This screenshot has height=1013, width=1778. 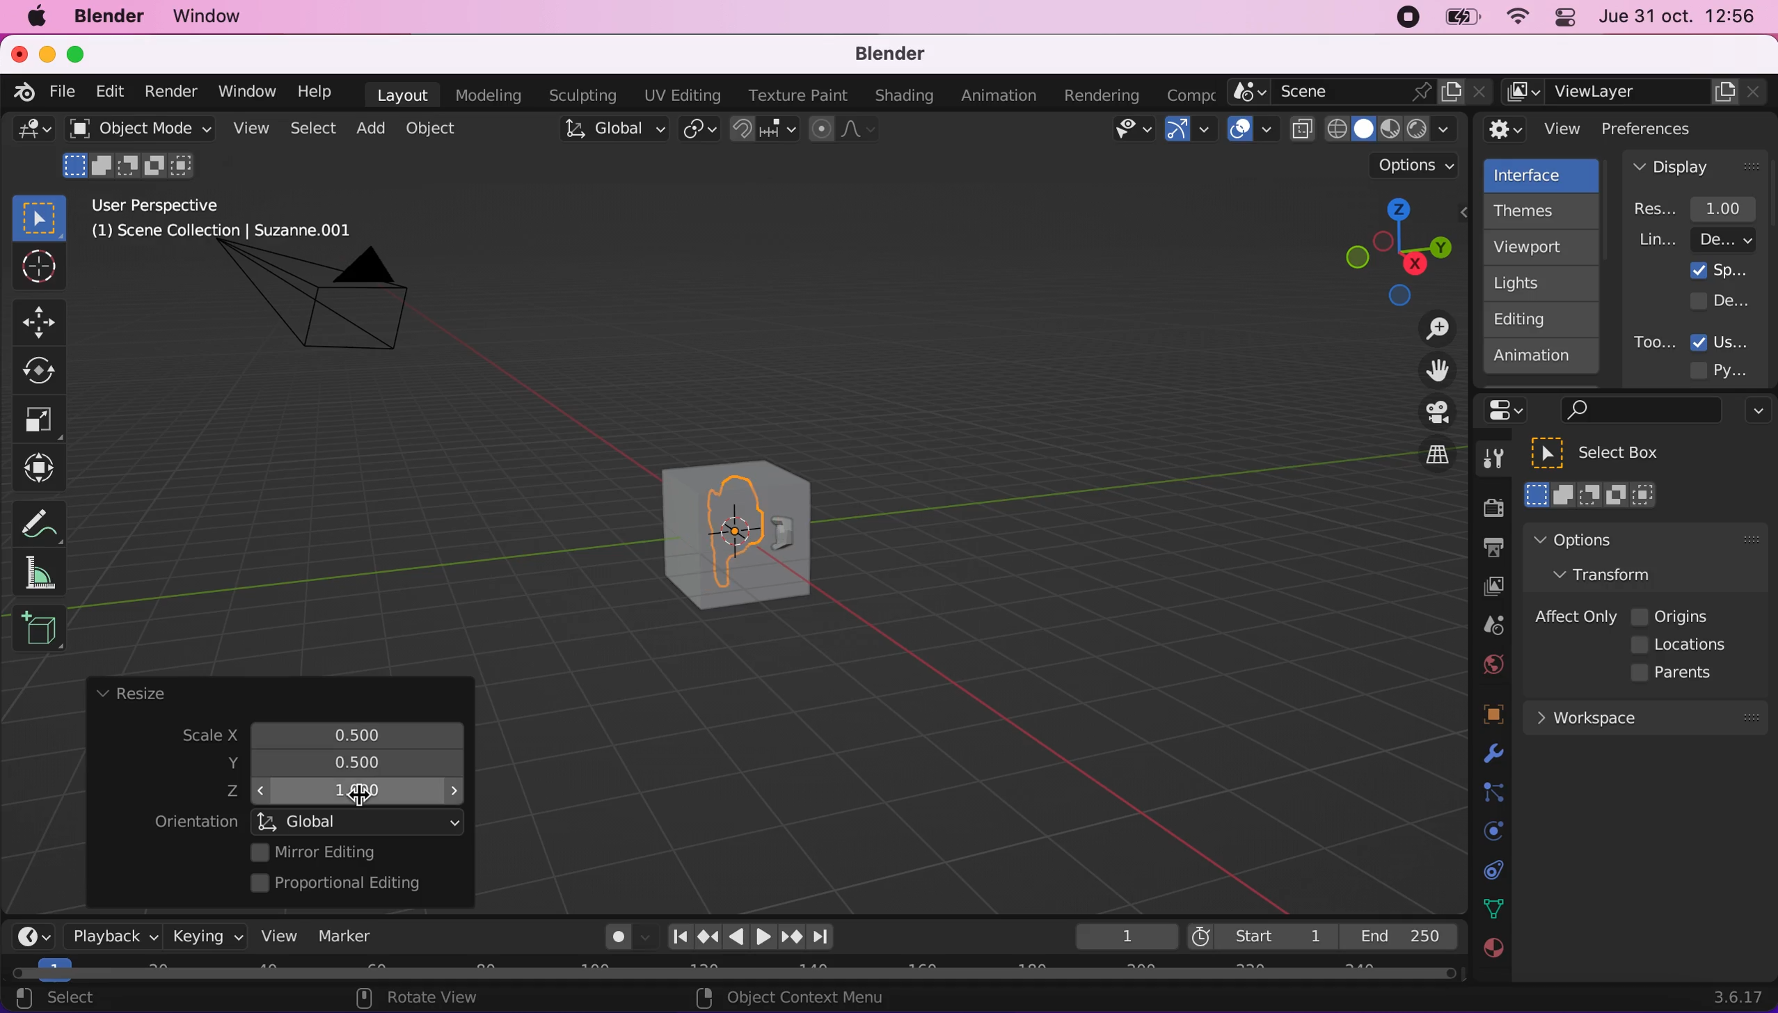 What do you see at coordinates (1720, 270) in the screenshot?
I see `splash screen` at bounding box center [1720, 270].